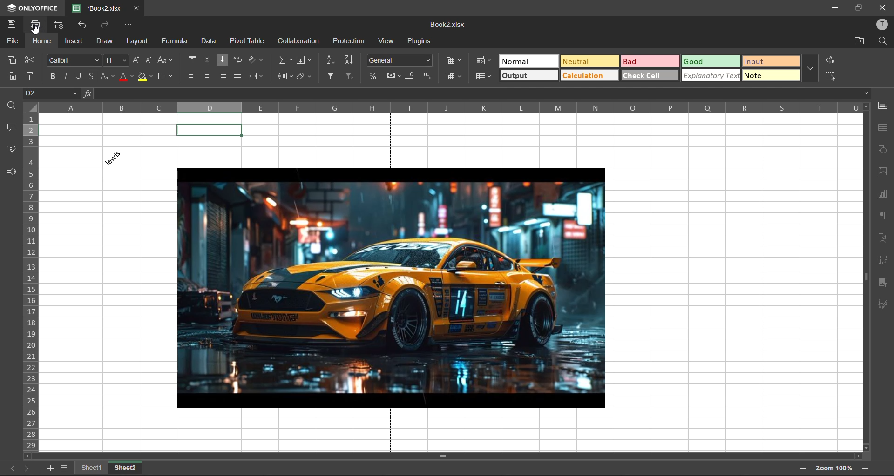  I want to click on insert, so click(75, 41).